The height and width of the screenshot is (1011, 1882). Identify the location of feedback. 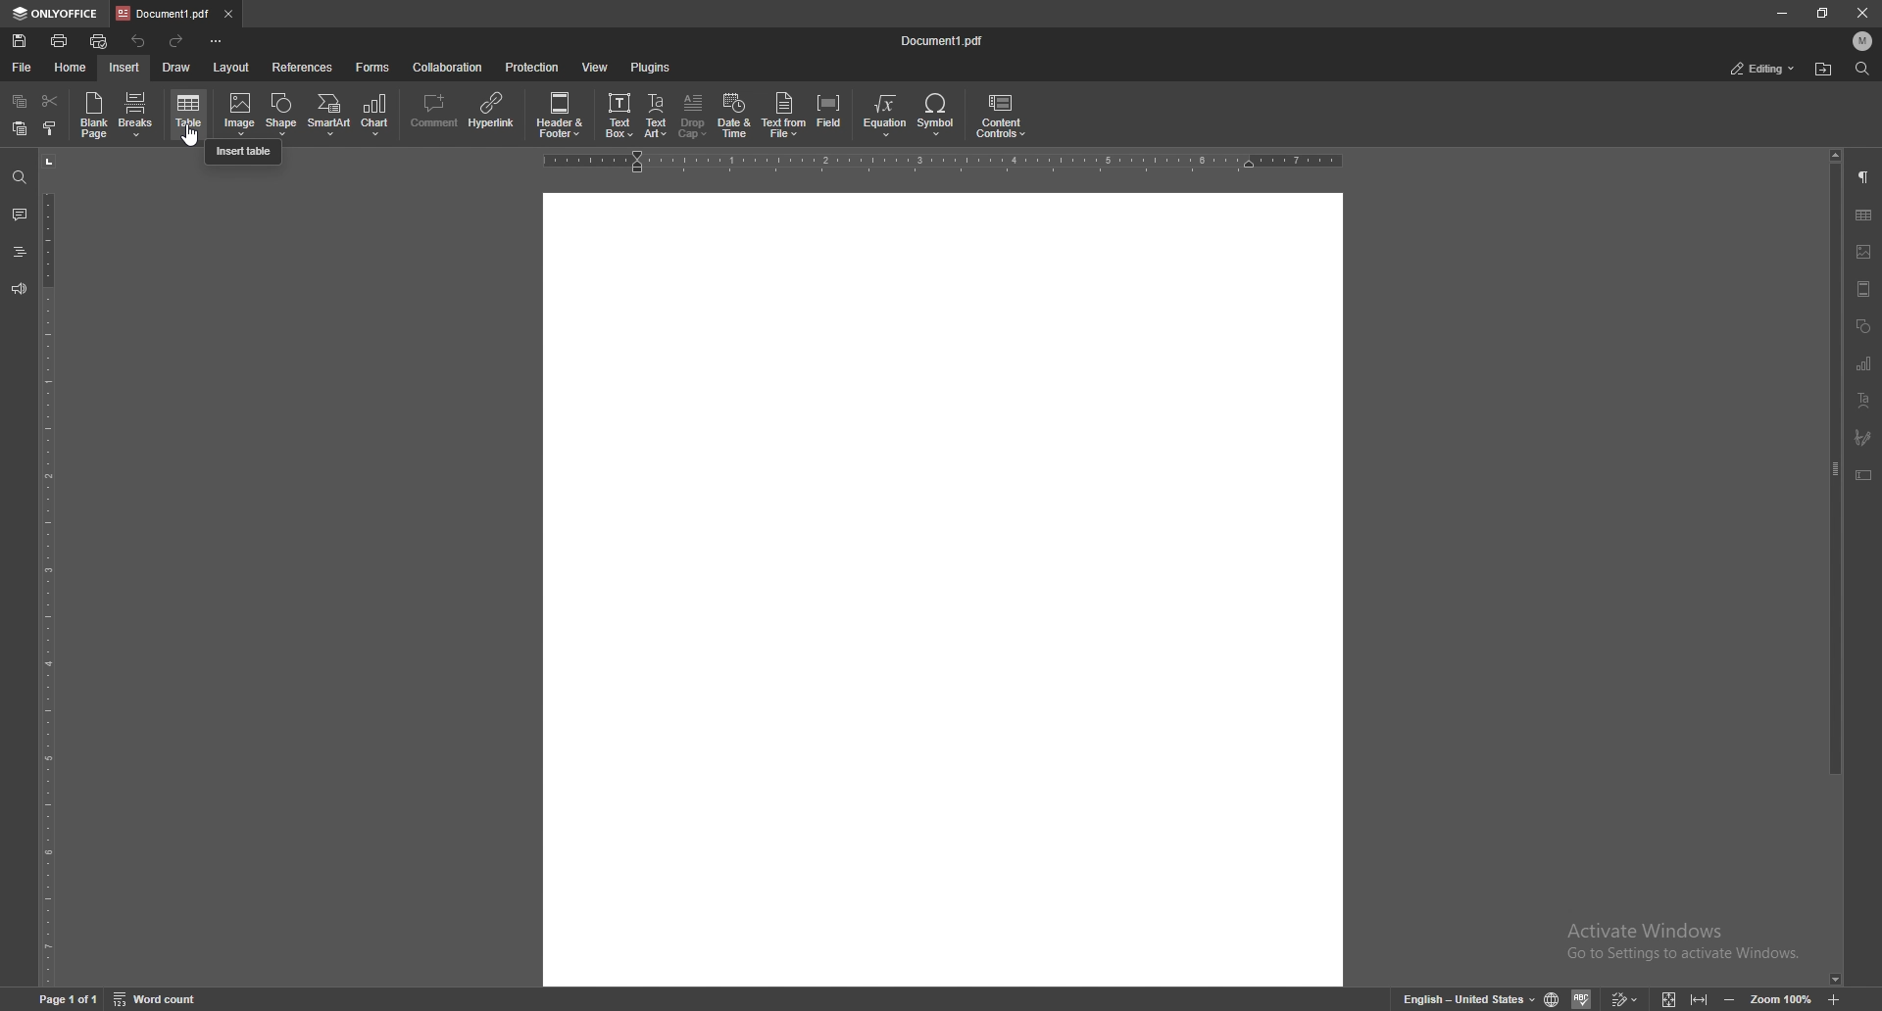
(19, 289).